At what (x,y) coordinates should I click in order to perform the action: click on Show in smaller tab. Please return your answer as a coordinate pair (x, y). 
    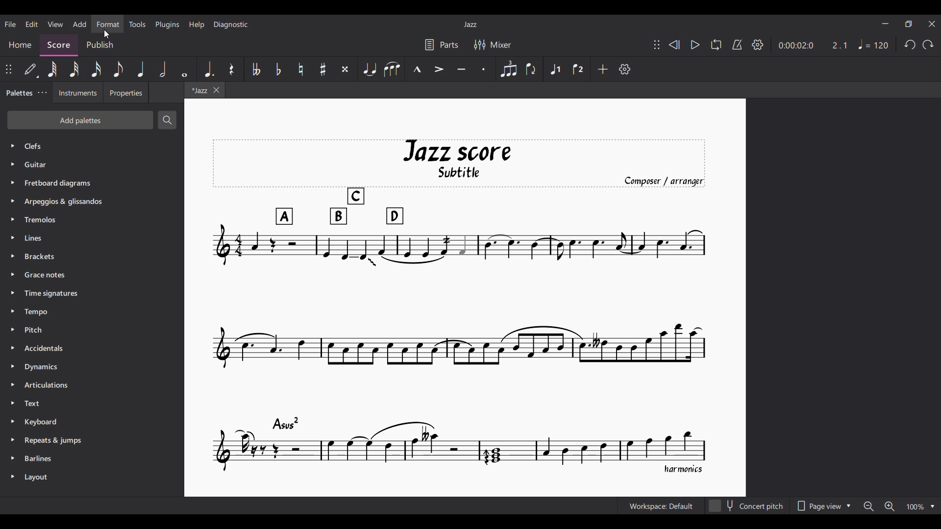
    Looking at the image, I should click on (908, 24).